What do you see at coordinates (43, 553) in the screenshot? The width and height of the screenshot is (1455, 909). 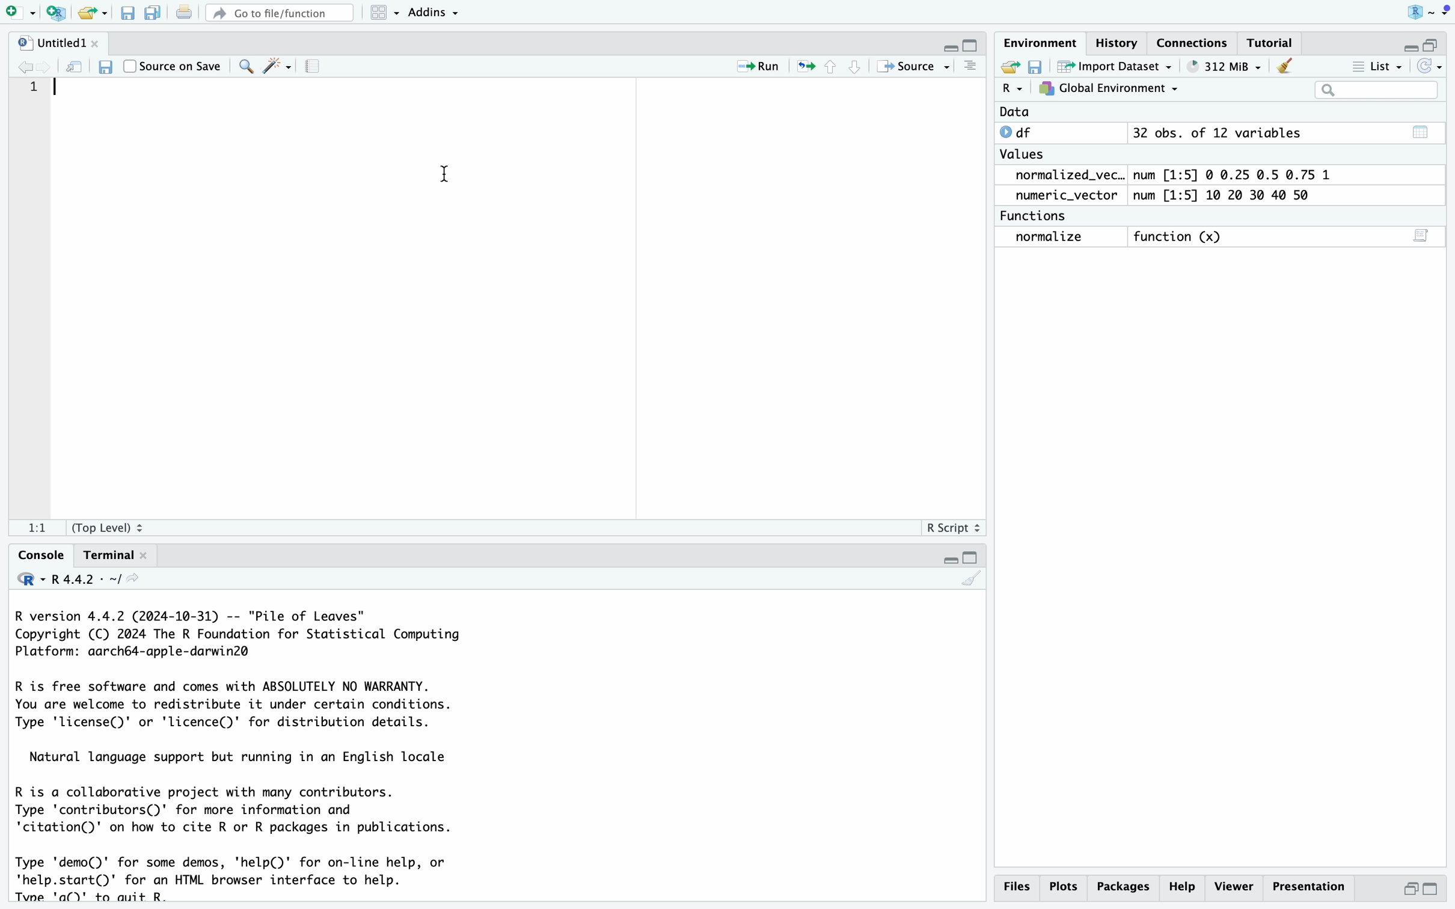 I see `Console` at bounding box center [43, 553].